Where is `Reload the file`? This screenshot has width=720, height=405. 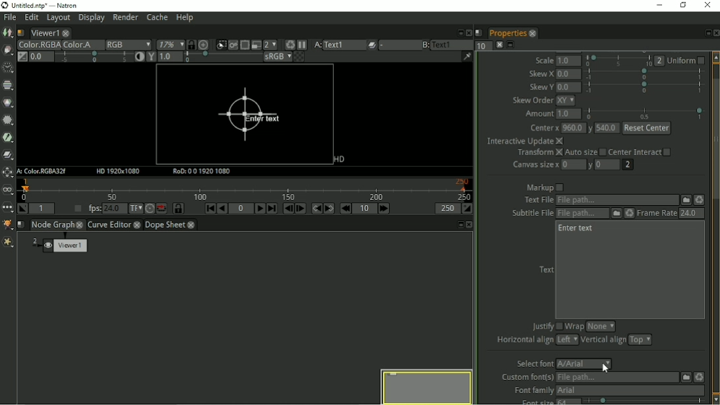 Reload the file is located at coordinates (628, 214).